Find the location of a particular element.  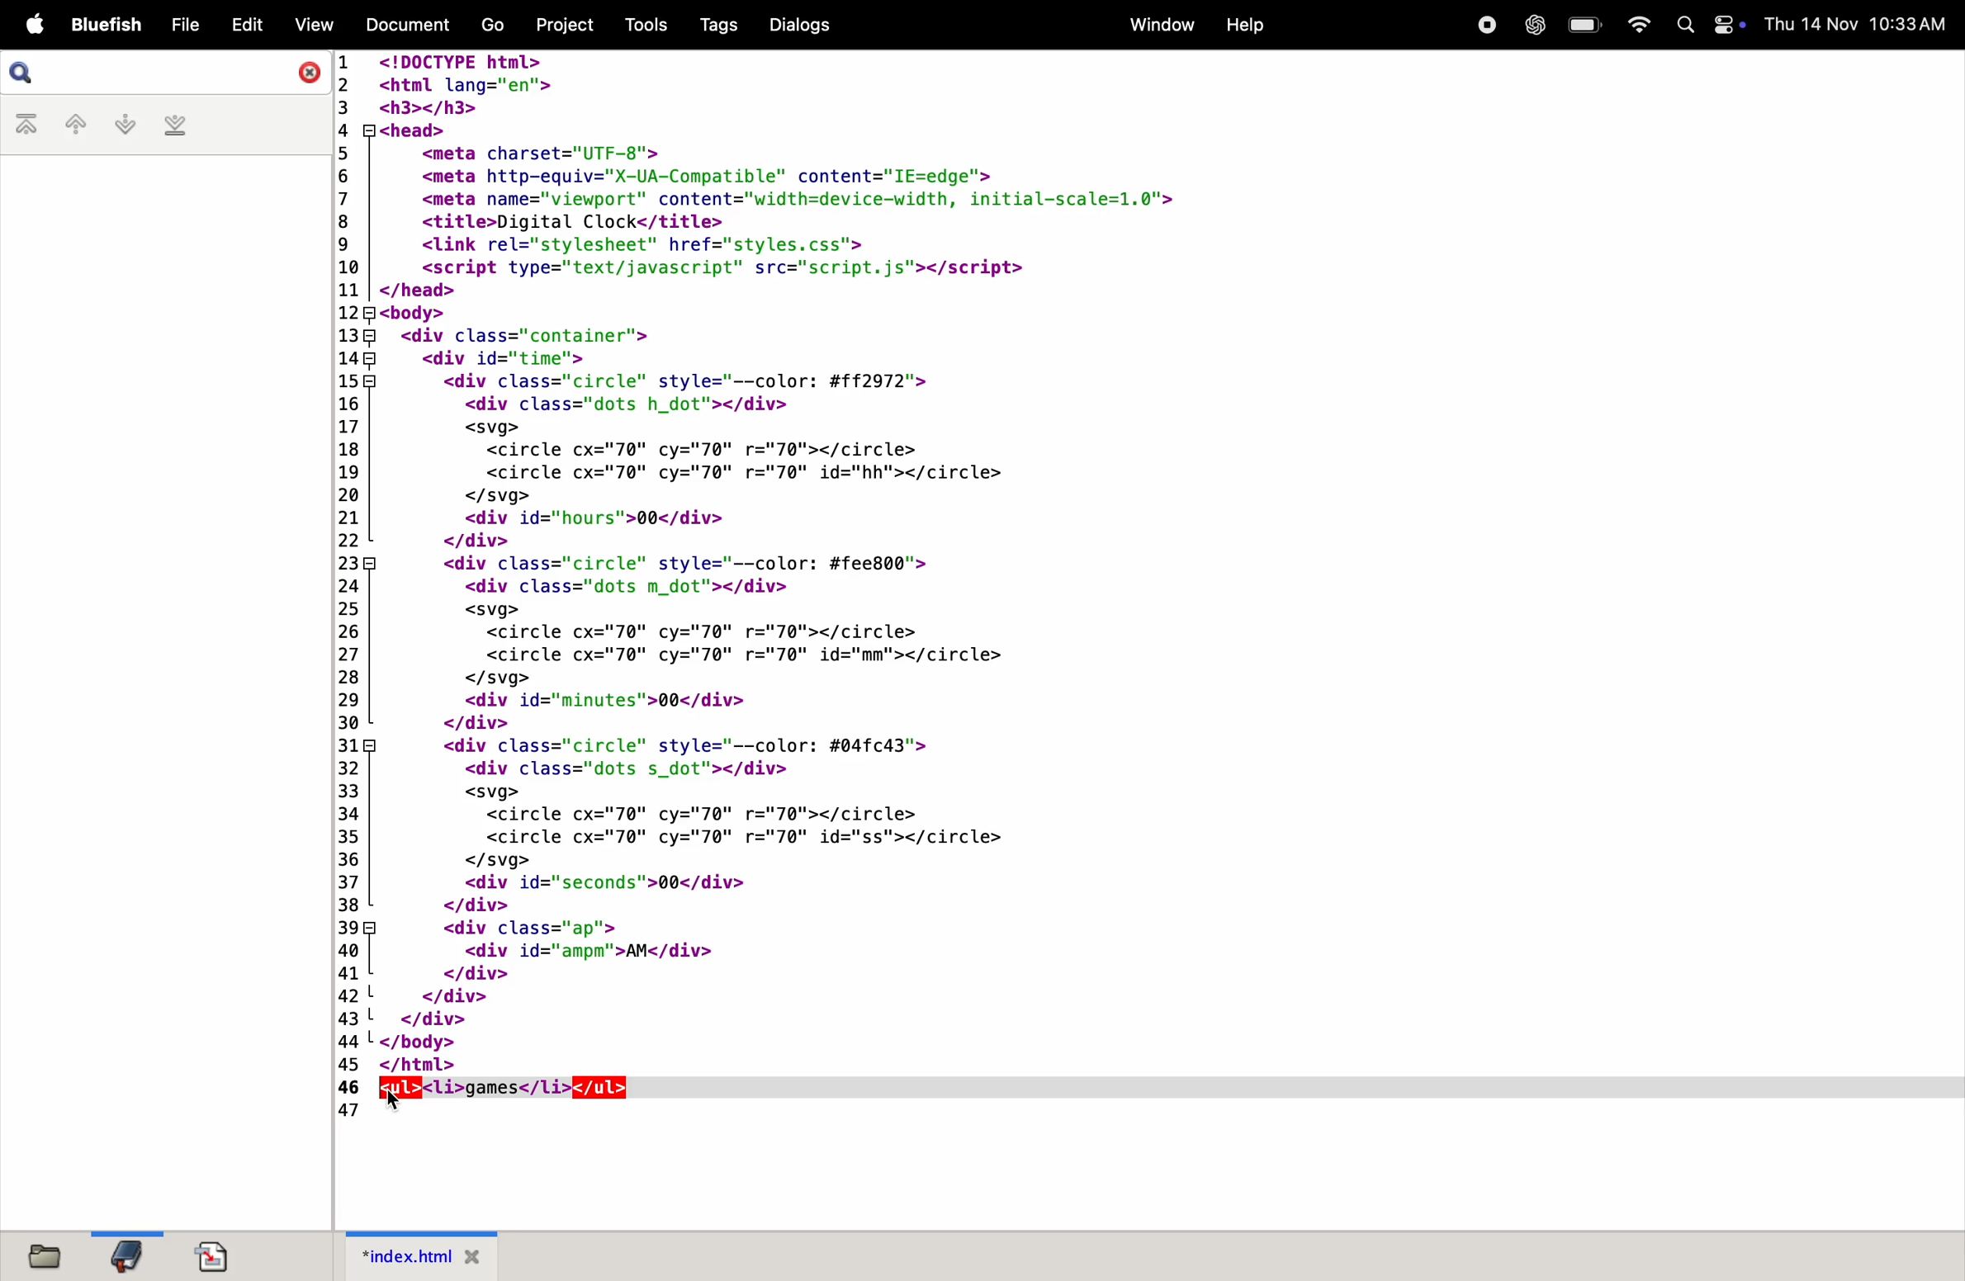

View is located at coordinates (314, 25).